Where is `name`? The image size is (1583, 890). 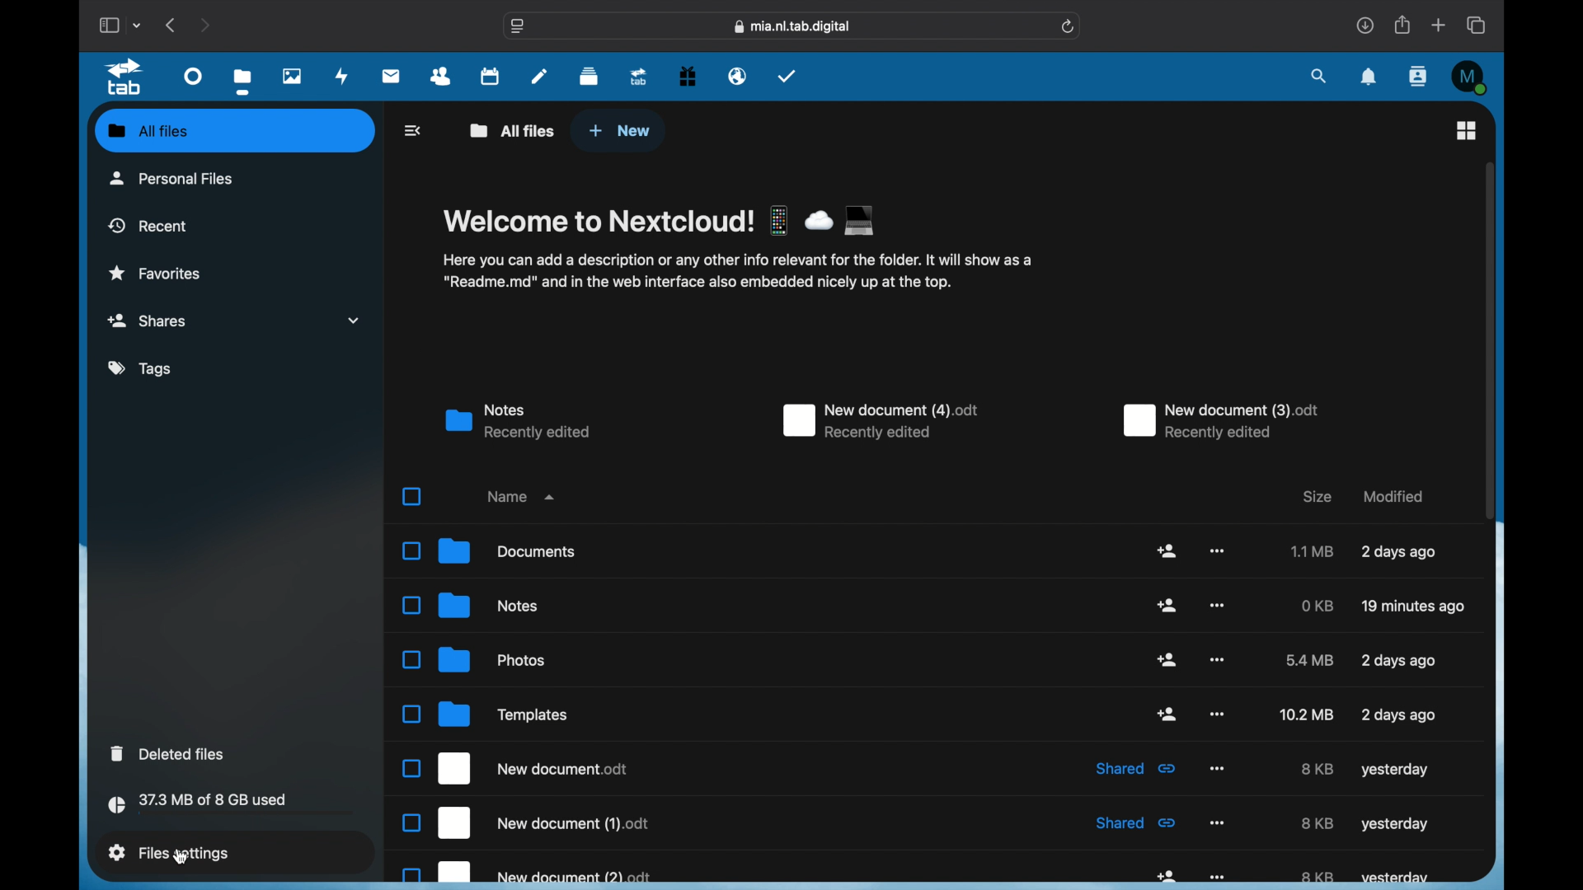 name is located at coordinates (521, 495).